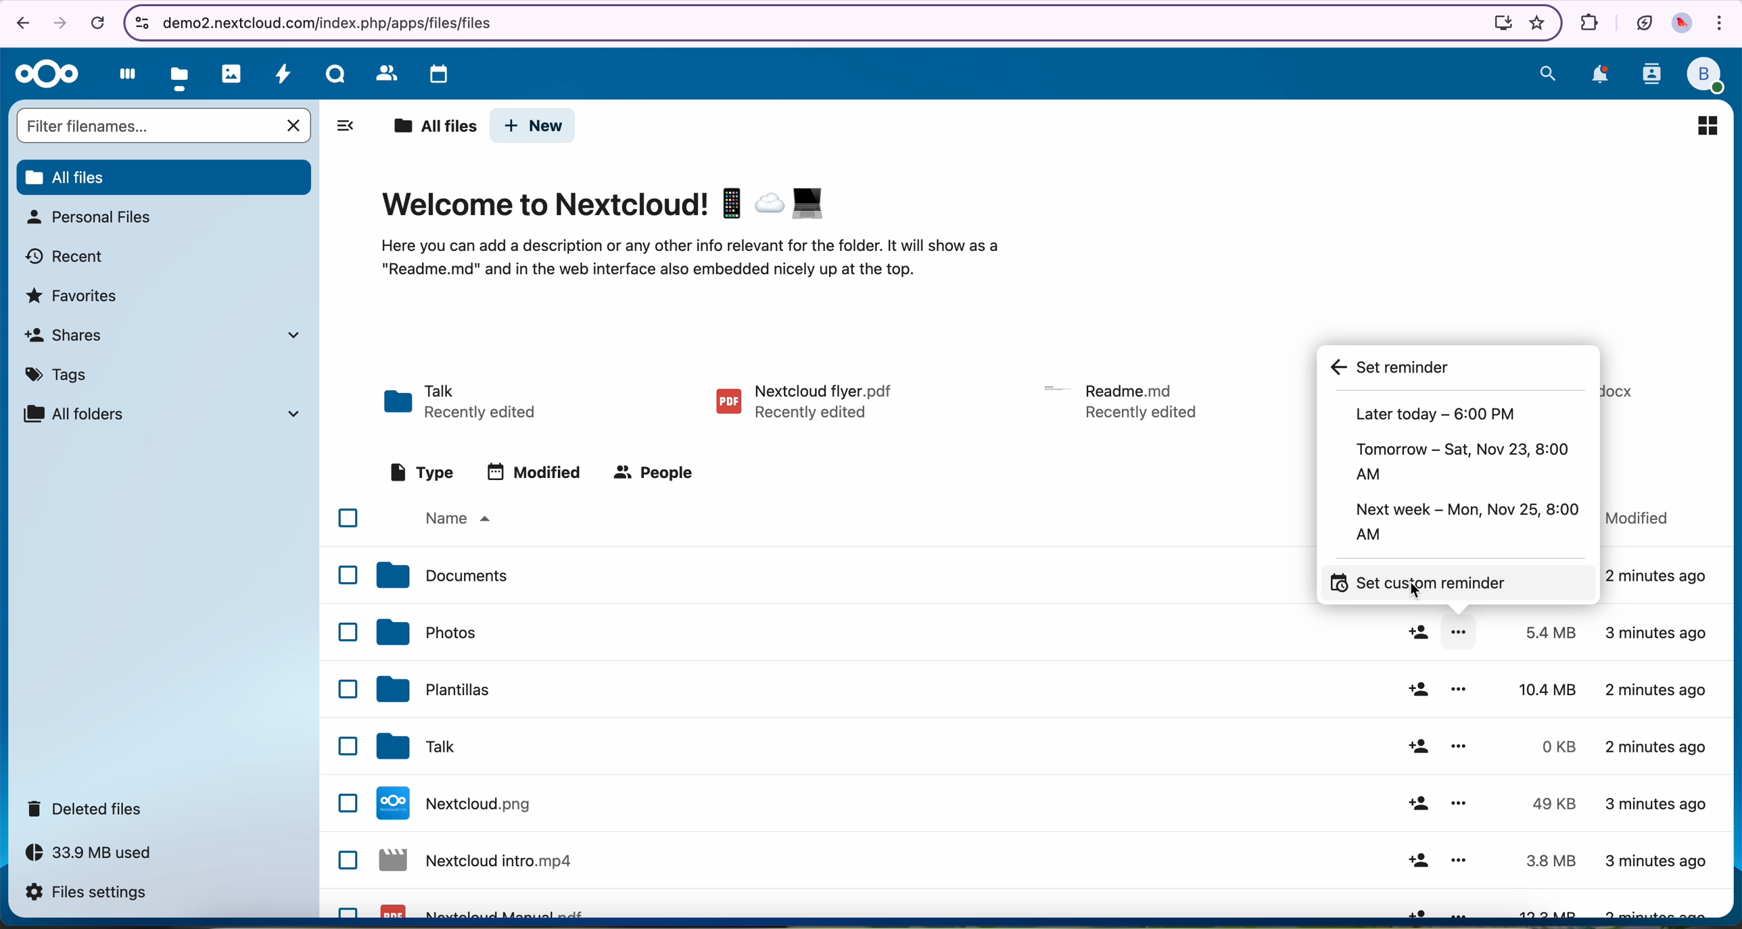 This screenshot has height=929, width=1742. What do you see at coordinates (97, 24) in the screenshot?
I see `cancel` at bounding box center [97, 24].